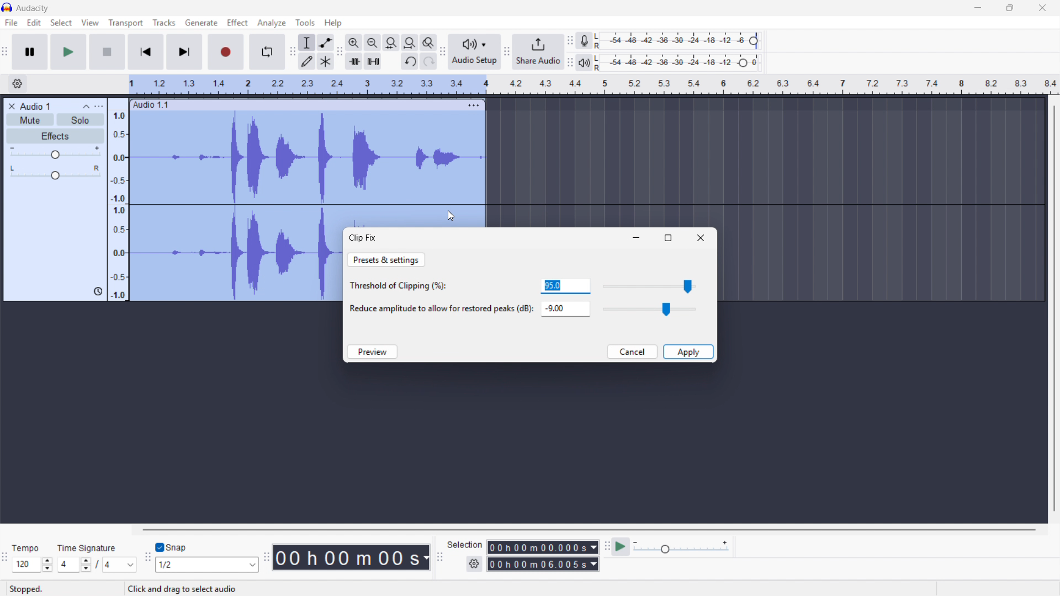  Describe the element at coordinates (637, 239) in the screenshot. I see `minimise ` at that location.